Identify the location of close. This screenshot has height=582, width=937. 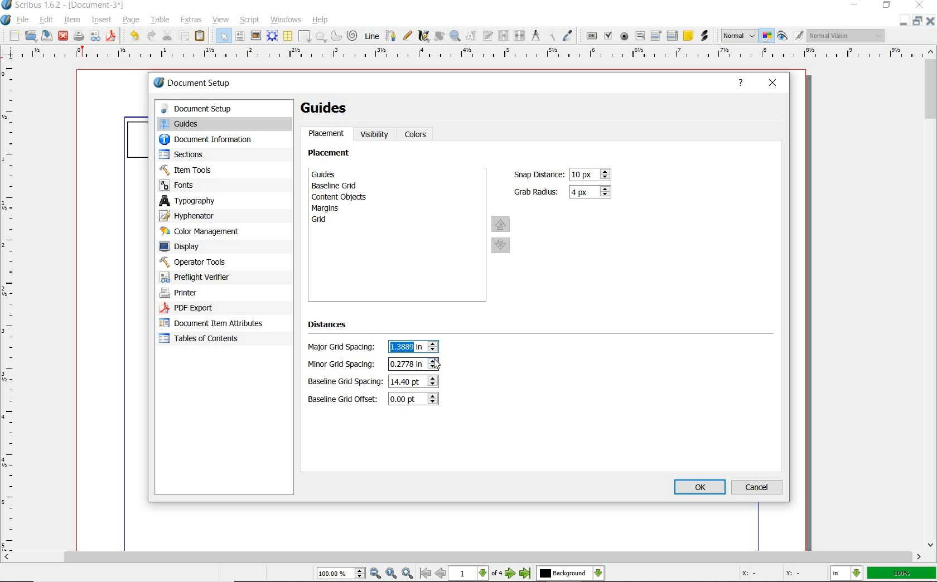
(62, 37).